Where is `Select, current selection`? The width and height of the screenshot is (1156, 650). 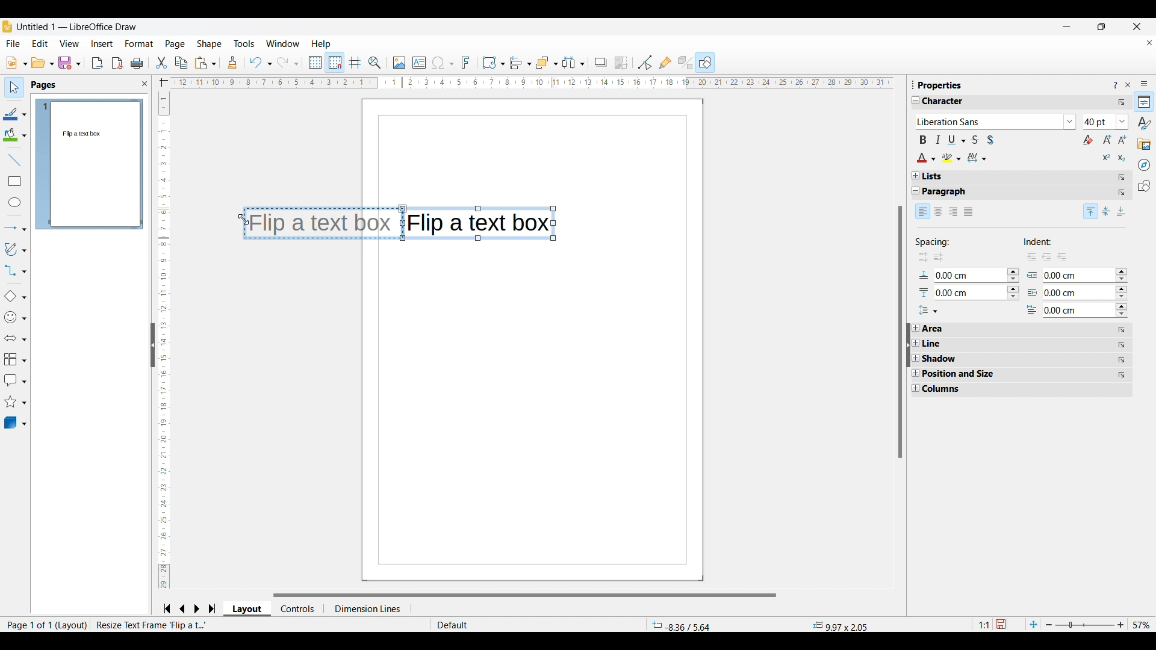
Select, current selection is located at coordinates (14, 87).